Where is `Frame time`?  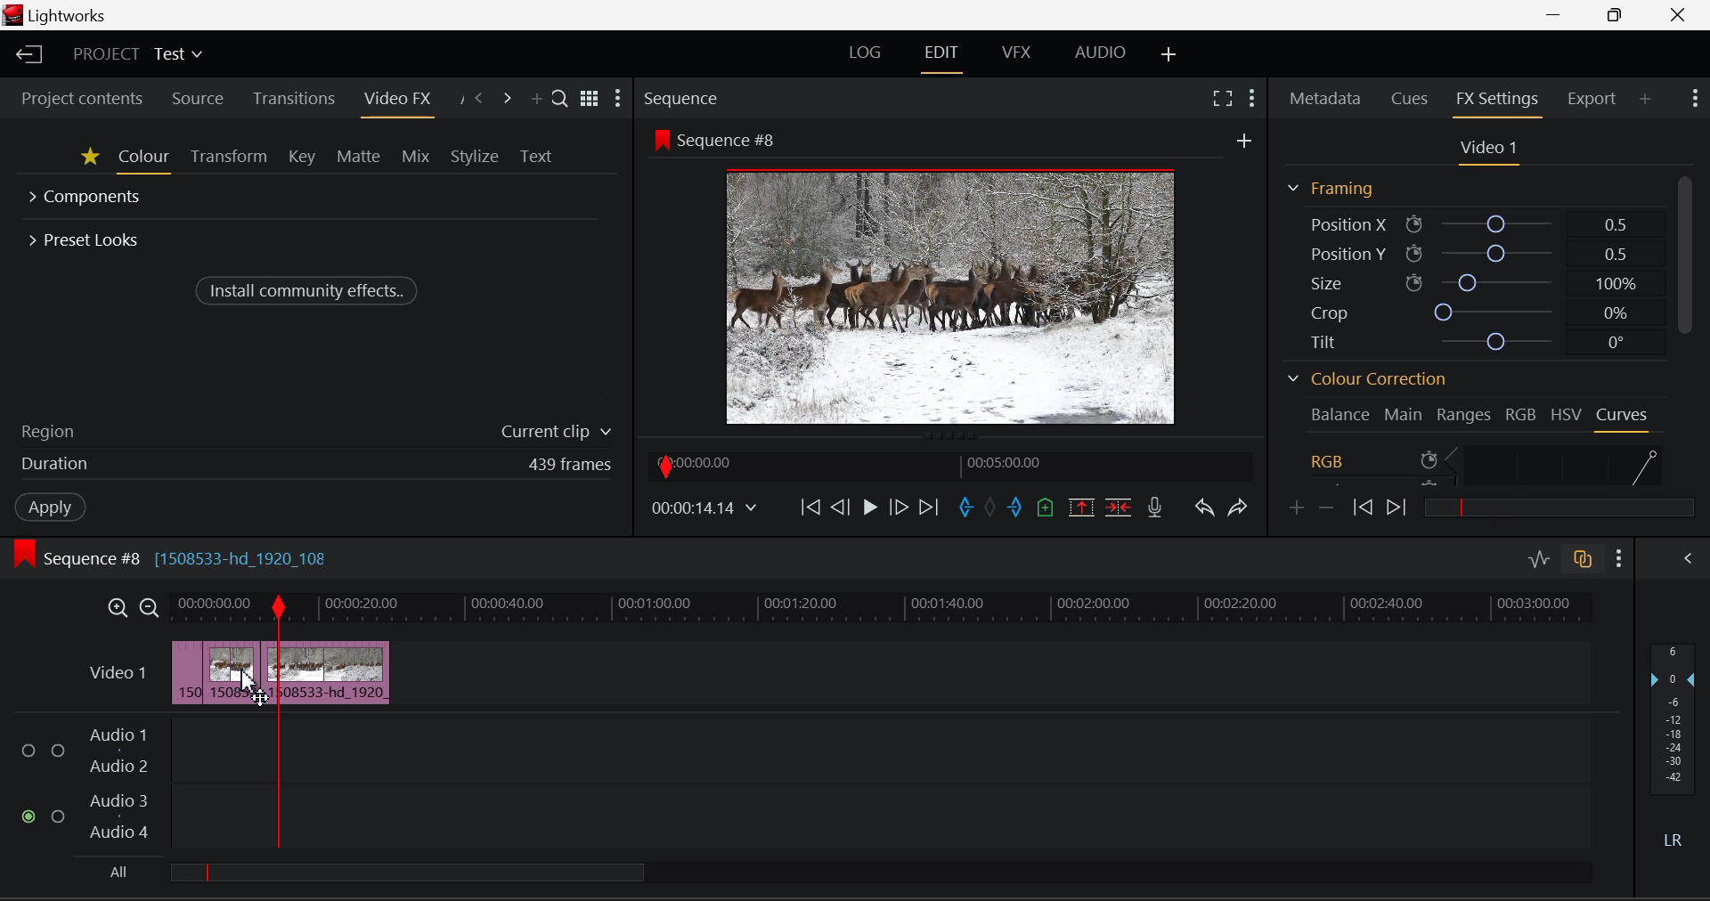
Frame time is located at coordinates (707, 510).